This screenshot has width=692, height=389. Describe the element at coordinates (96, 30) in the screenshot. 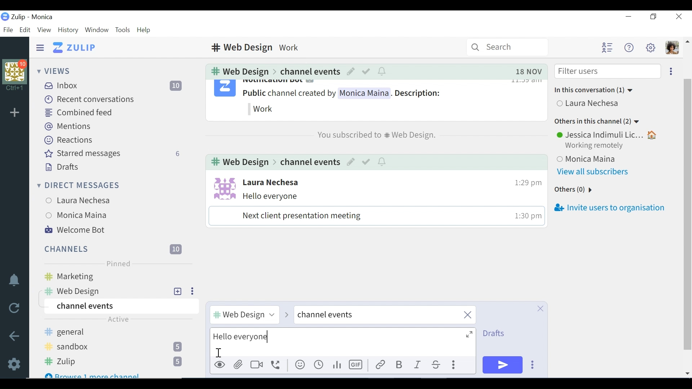

I see `Window` at that location.